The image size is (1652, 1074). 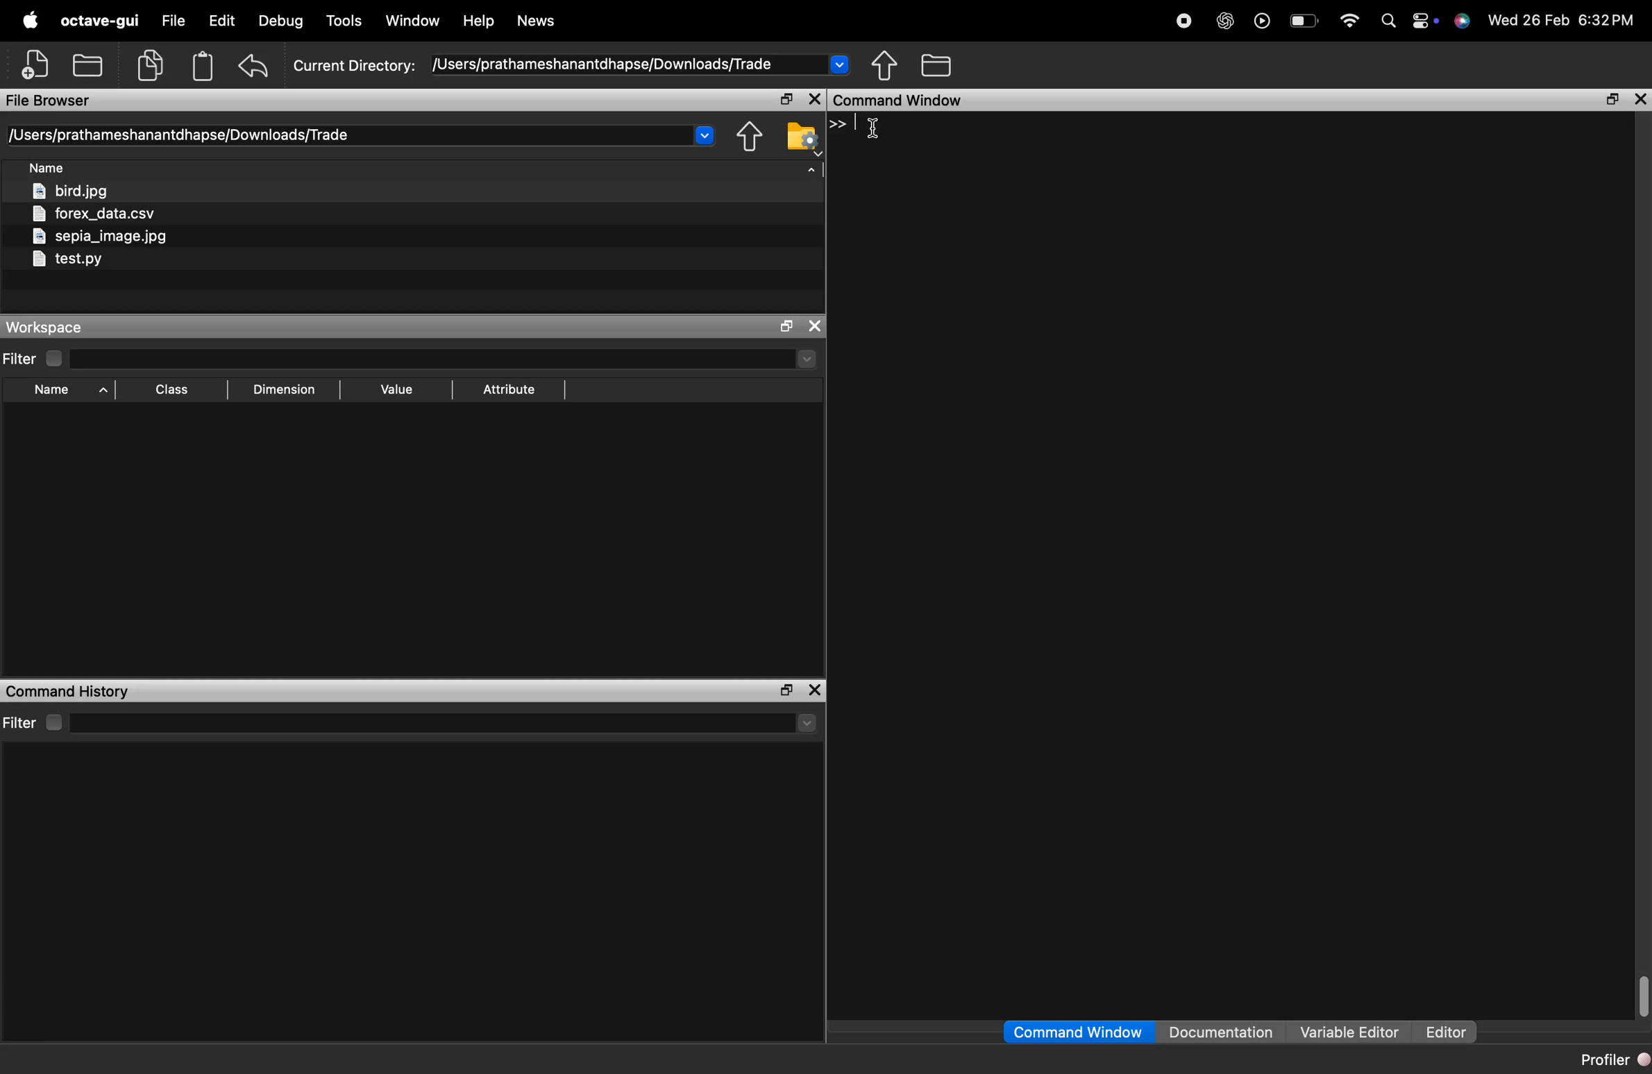 What do you see at coordinates (478, 22) in the screenshot?
I see `help` at bounding box center [478, 22].